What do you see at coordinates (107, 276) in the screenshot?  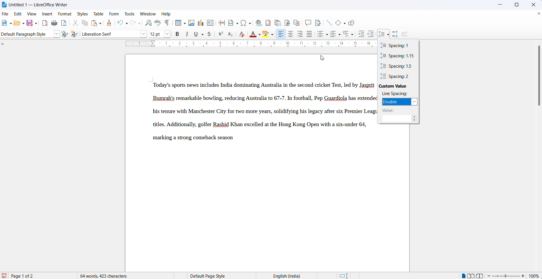 I see `64 words 423 characters ` at bounding box center [107, 276].